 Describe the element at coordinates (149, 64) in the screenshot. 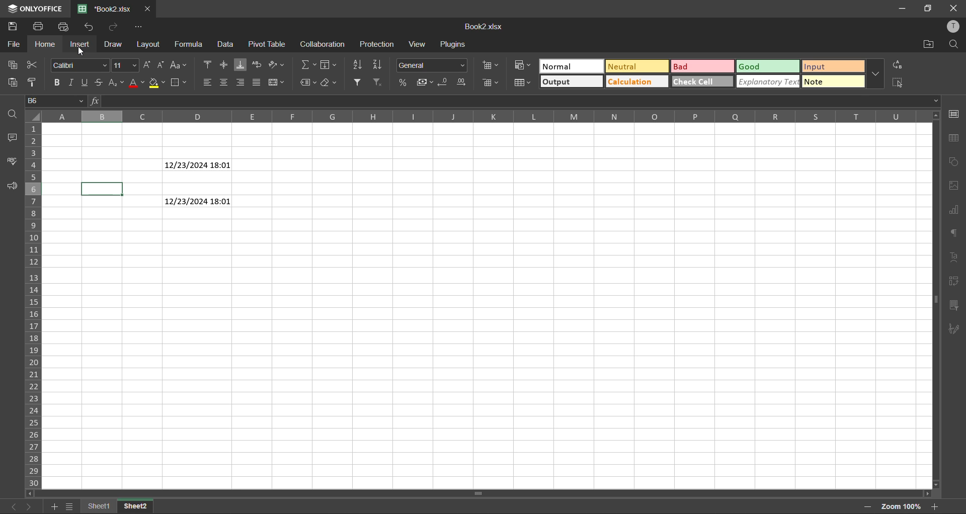

I see `increment size` at that location.